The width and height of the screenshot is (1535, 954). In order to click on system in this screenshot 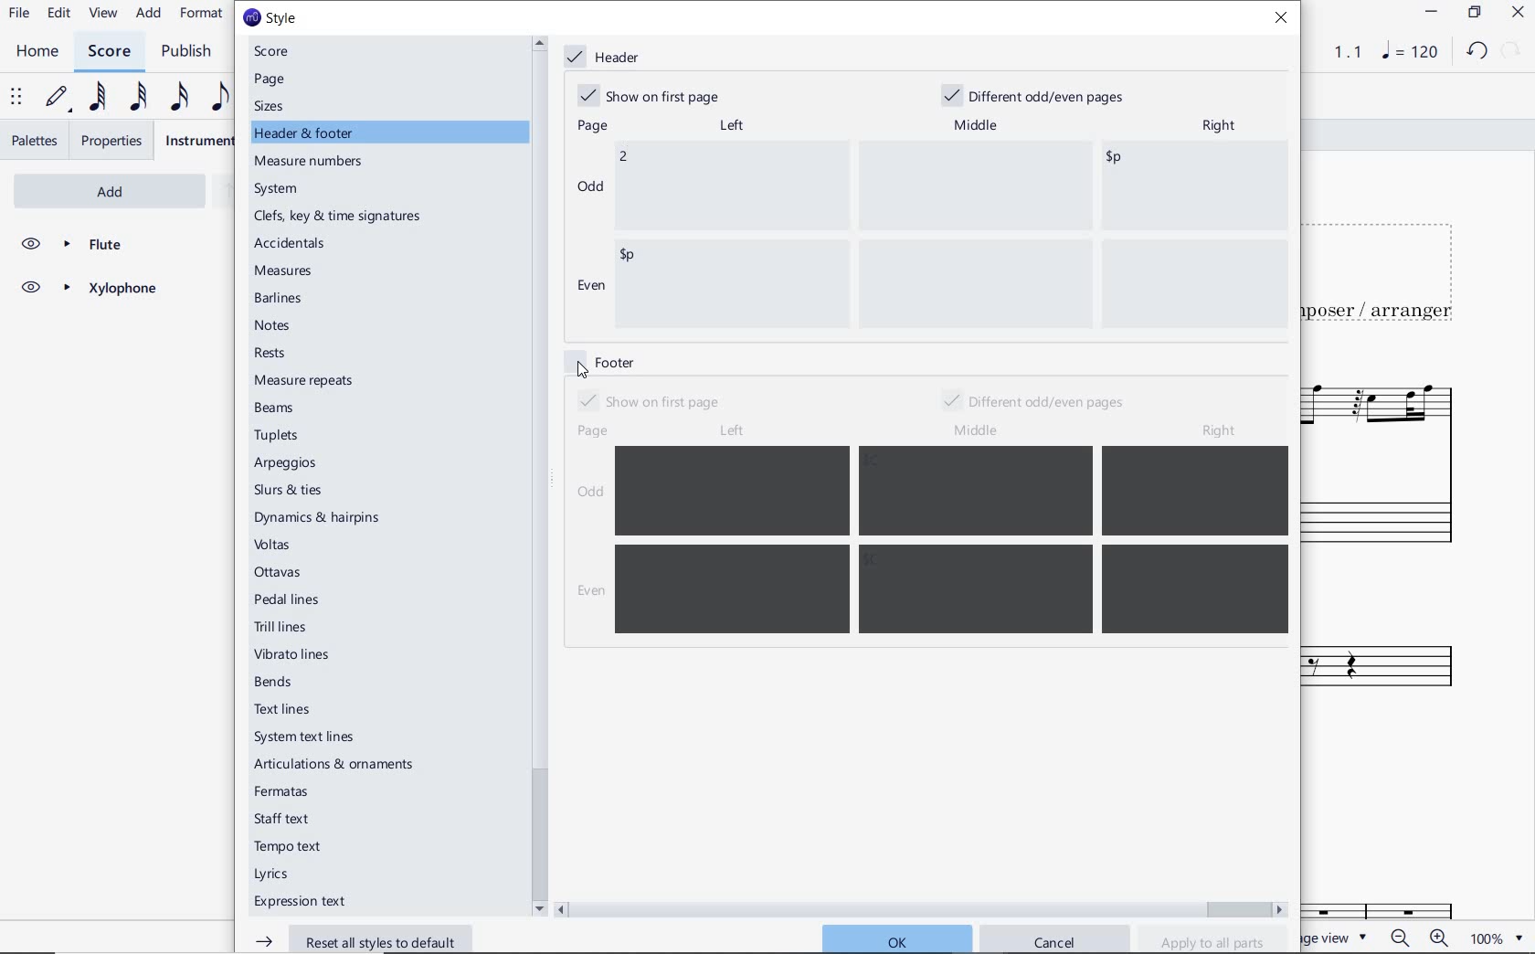, I will do `click(279, 189)`.